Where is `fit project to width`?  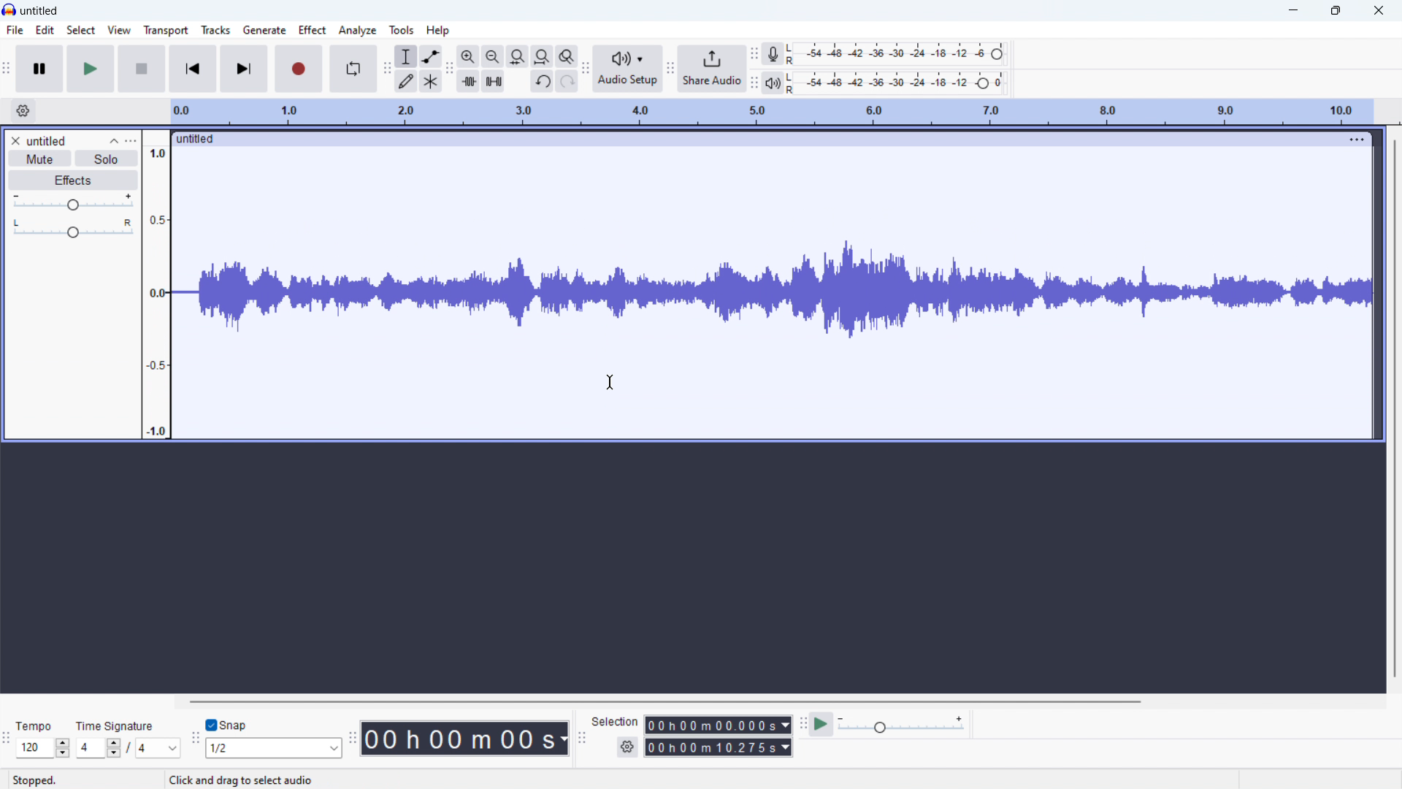 fit project to width is located at coordinates (543, 56).